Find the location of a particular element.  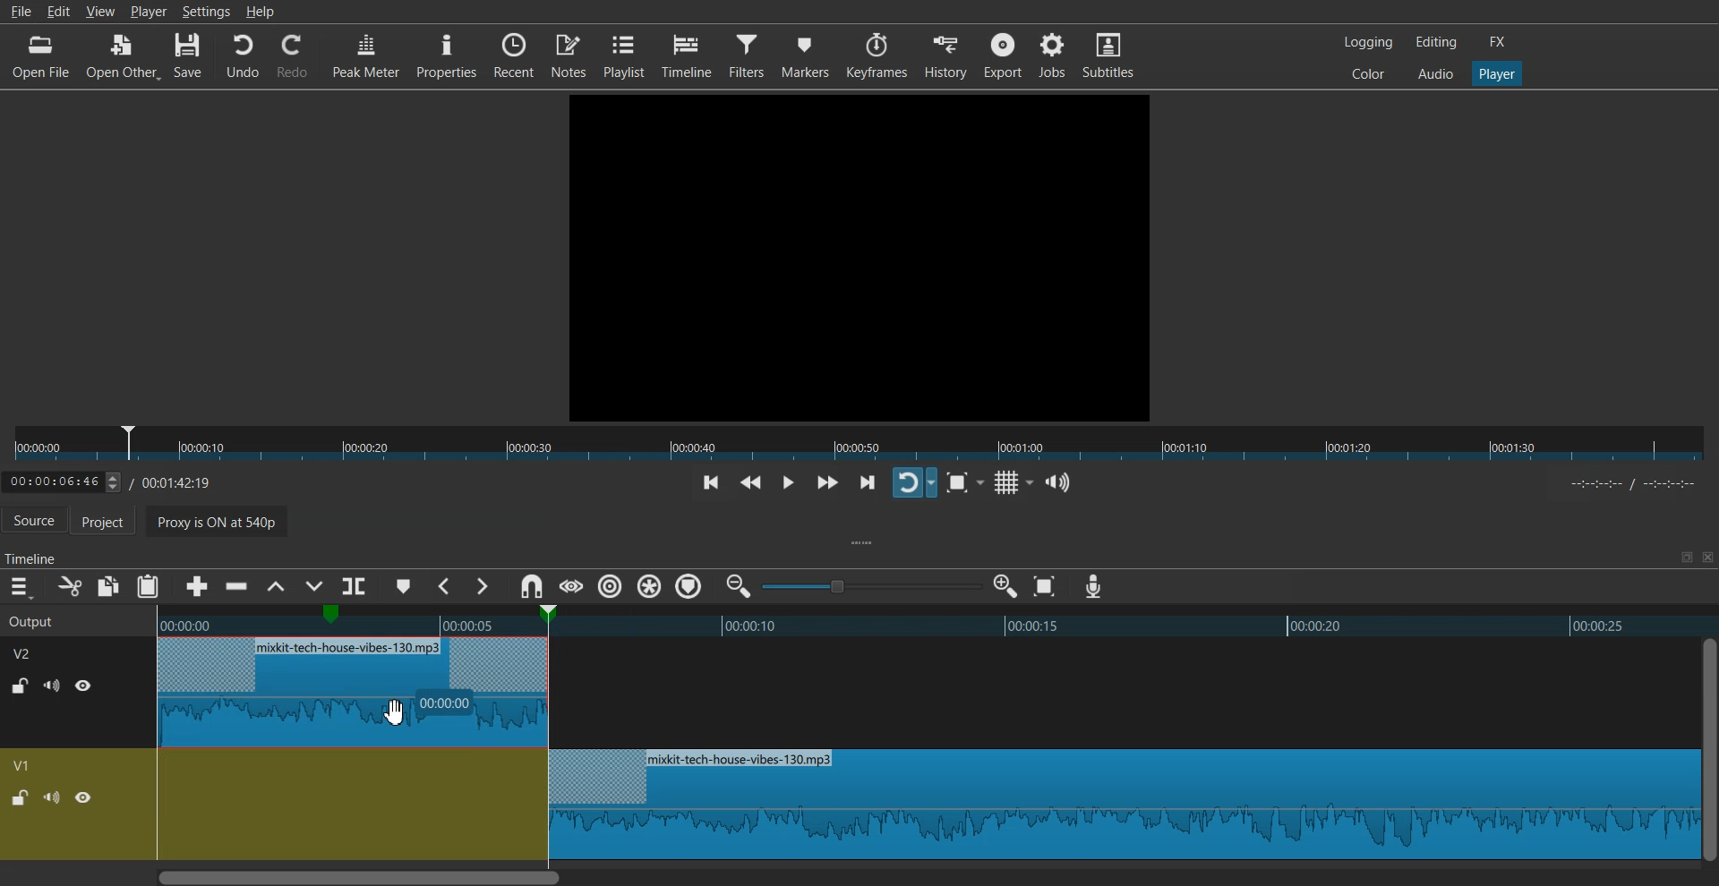

Timeline is located at coordinates (688, 55).